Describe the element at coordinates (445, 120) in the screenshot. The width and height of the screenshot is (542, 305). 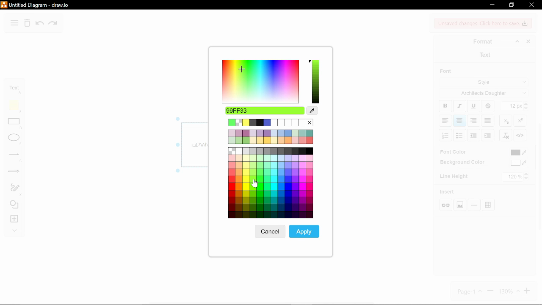
I see `align left` at that location.